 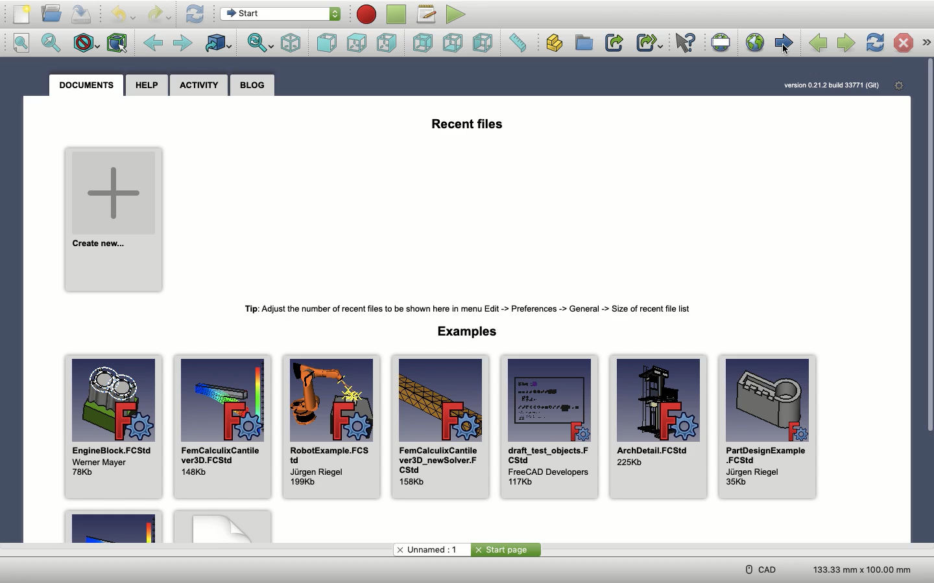 What do you see at coordinates (548, 428) in the screenshot?
I see `draft_test_objects.FCStd` at bounding box center [548, 428].